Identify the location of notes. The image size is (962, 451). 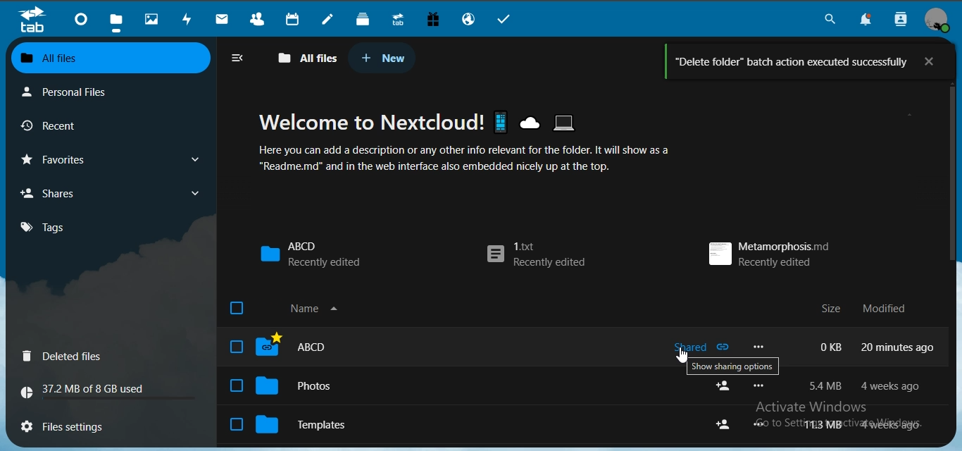
(289, 387).